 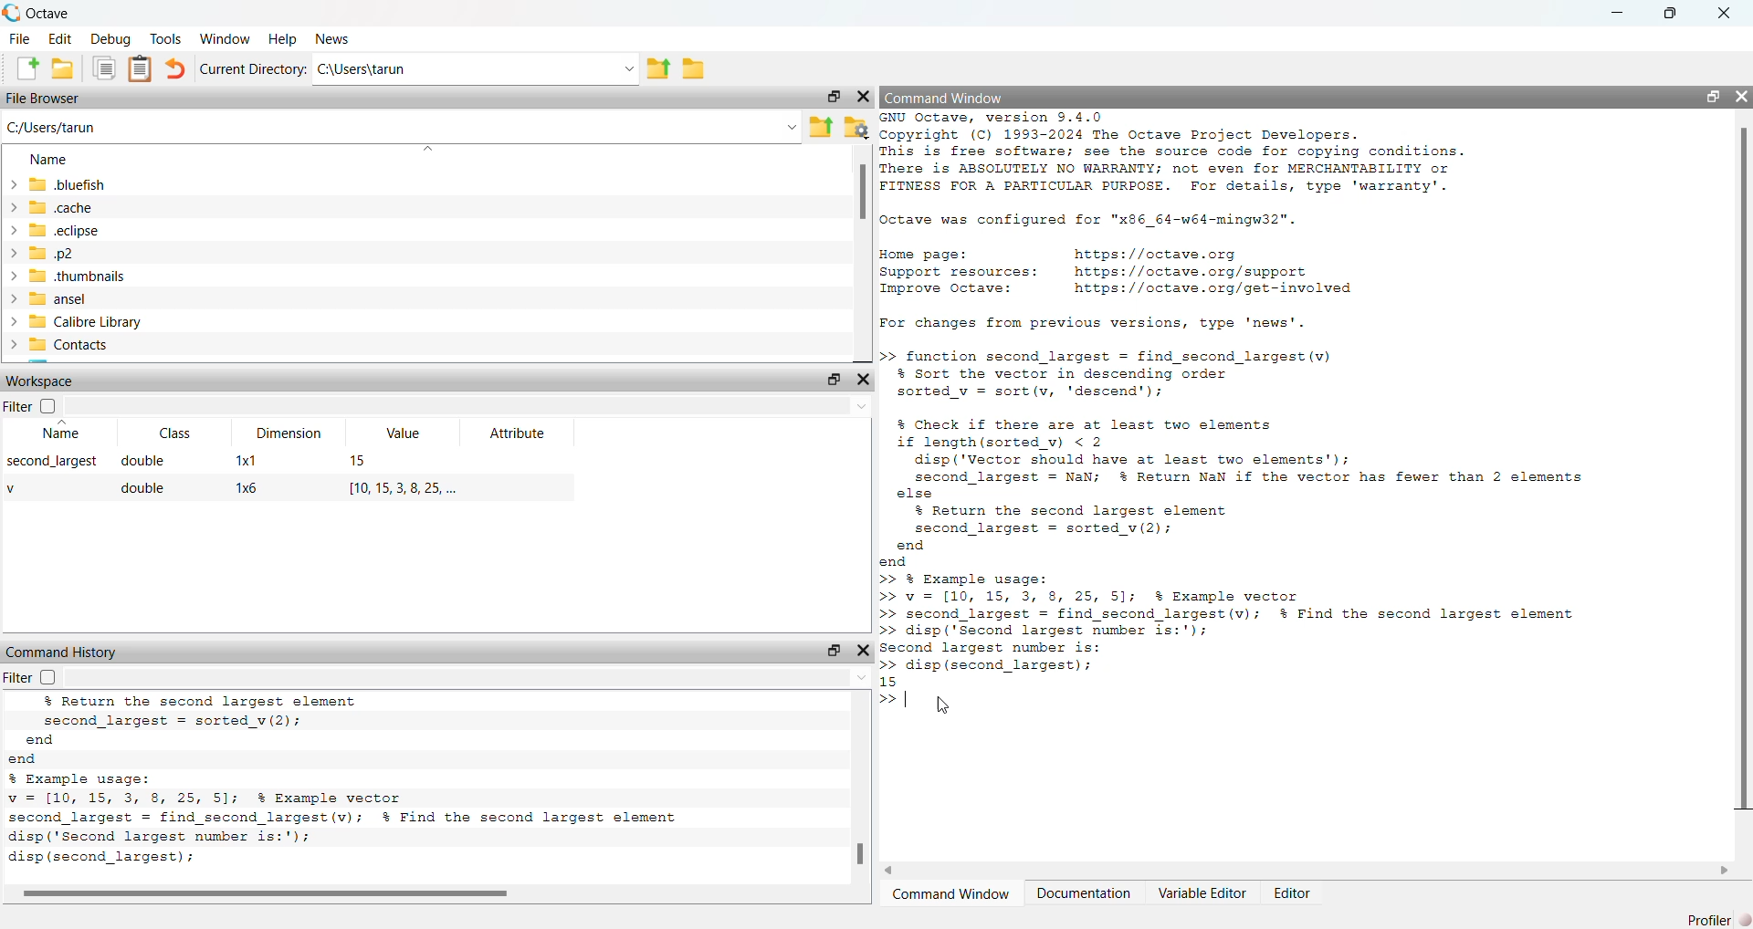 What do you see at coordinates (70, 231) in the screenshot?
I see `.eclipse` at bounding box center [70, 231].